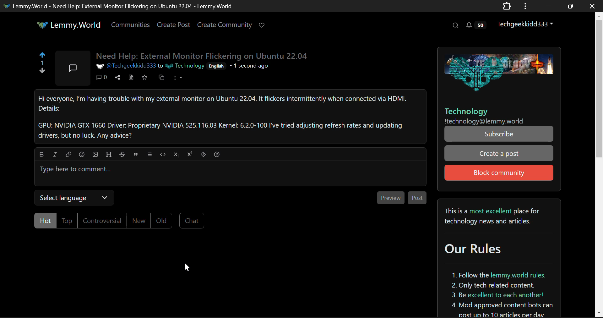 The width and height of the screenshot is (603, 318). I want to click on Link, so click(68, 154).